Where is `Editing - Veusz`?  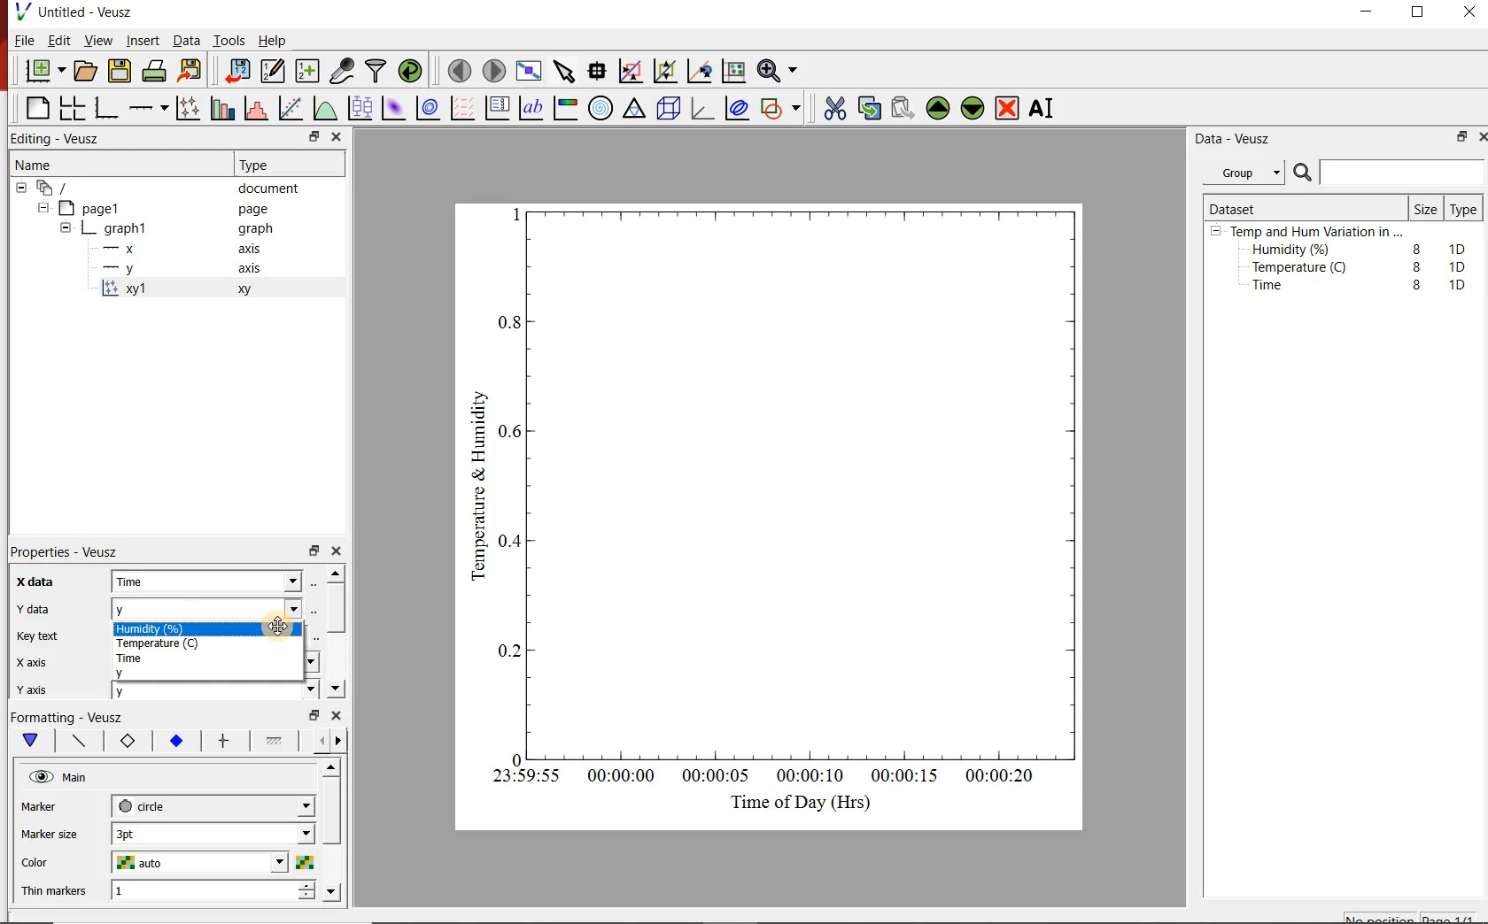 Editing - Veusz is located at coordinates (61, 138).